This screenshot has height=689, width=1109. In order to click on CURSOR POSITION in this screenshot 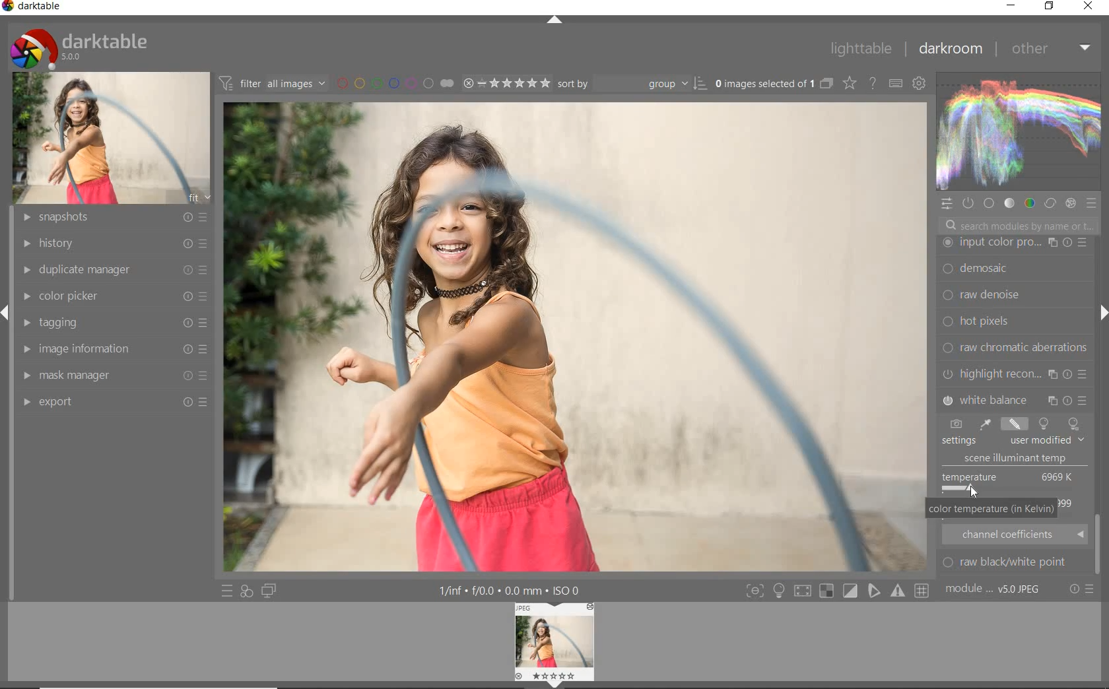, I will do `click(972, 489)`.